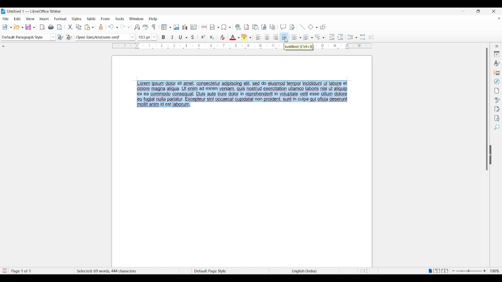 This screenshot has height=282, width=502. Describe the element at coordinates (484, 271) in the screenshot. I see `Zoom in` at that location.